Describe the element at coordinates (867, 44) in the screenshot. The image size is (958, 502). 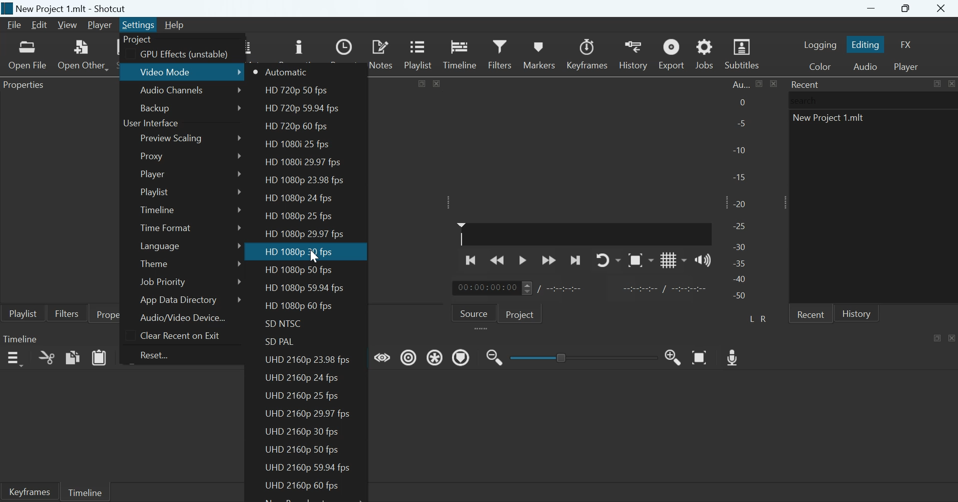
I see `Switch to the Editing layout` at that location.